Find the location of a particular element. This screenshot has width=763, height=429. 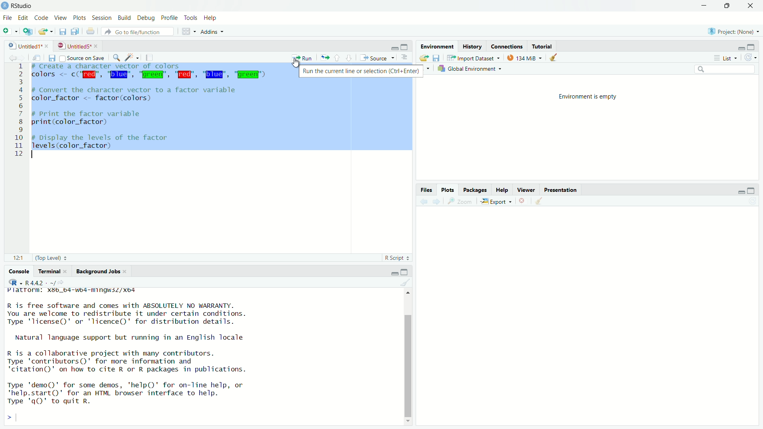

create a project is located at coordinates (30, 31).